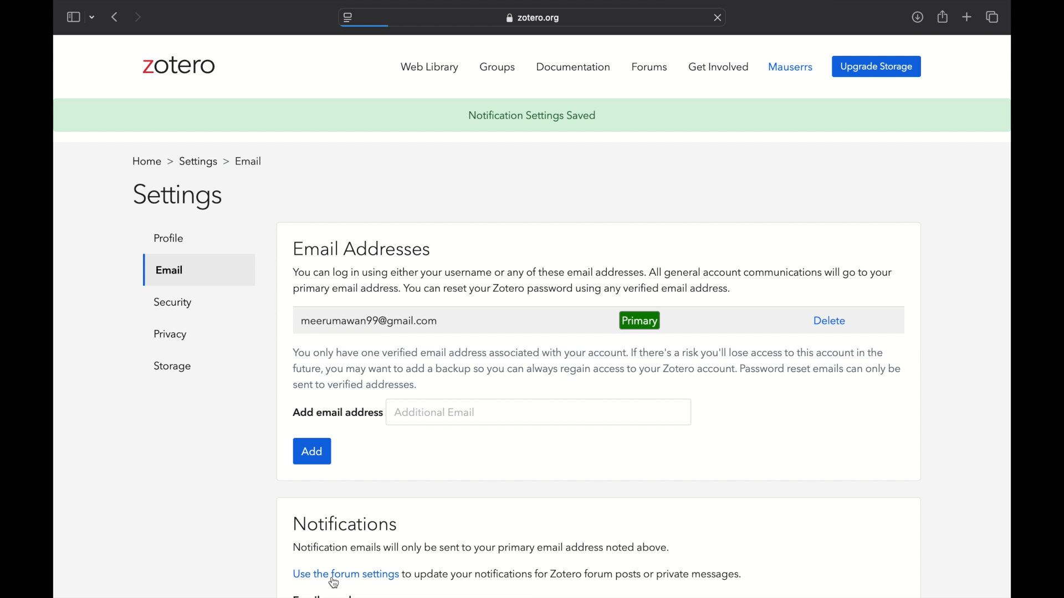  I want to click on use the forum settings to update your notifications for zotero forum posts or private messages, so click(520, 574).